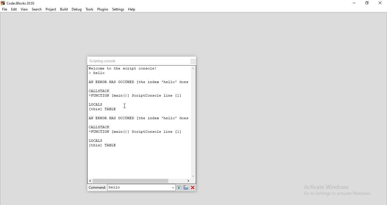 The image size is (387, 205). I want to click on Plugins , so click(103, 9).